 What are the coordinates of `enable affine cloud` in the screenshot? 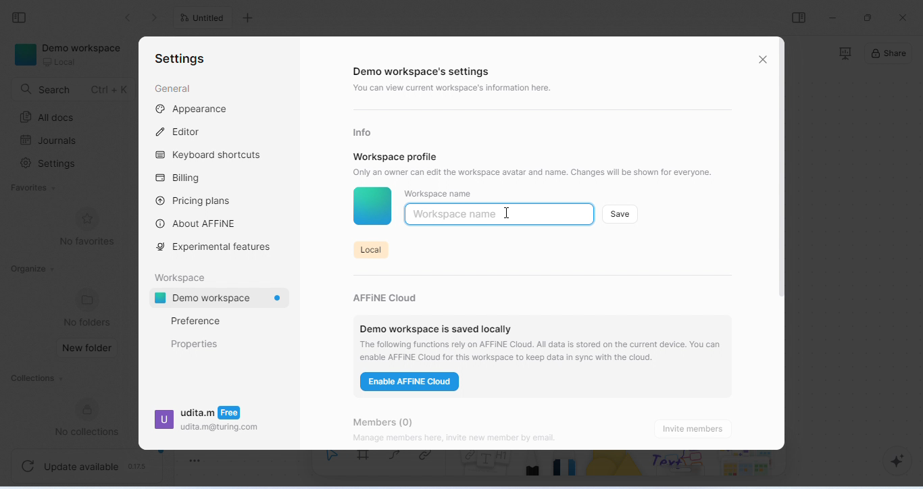 It's located at (411, 384).